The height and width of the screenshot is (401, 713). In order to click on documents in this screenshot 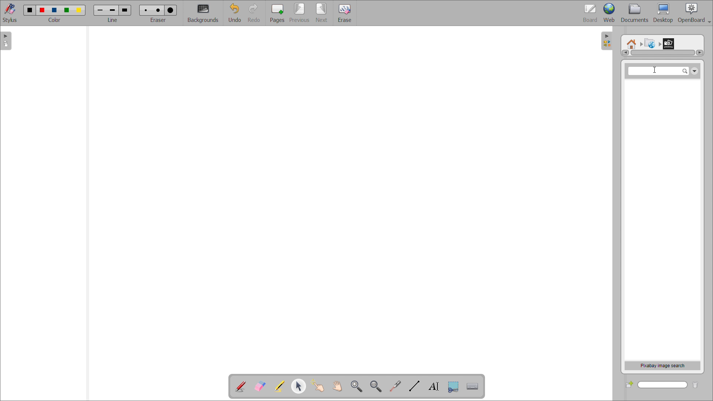, I will do `click(635, 13)`.